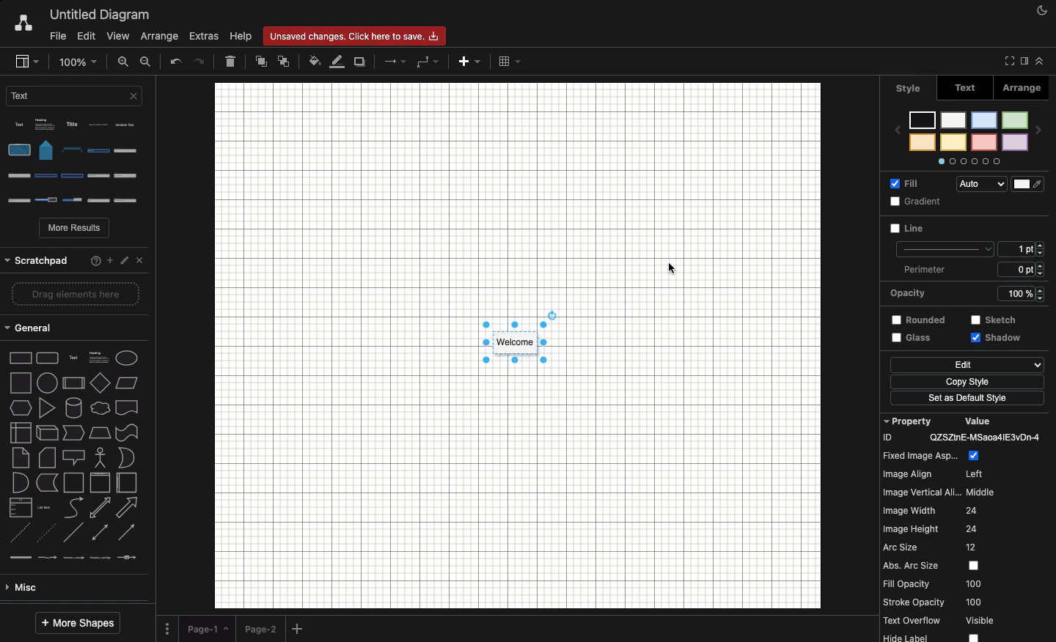  What do you see at coordinates (1024, 90) in the screenshot?
I see `Arrange` at bounding box center [1024, 90].